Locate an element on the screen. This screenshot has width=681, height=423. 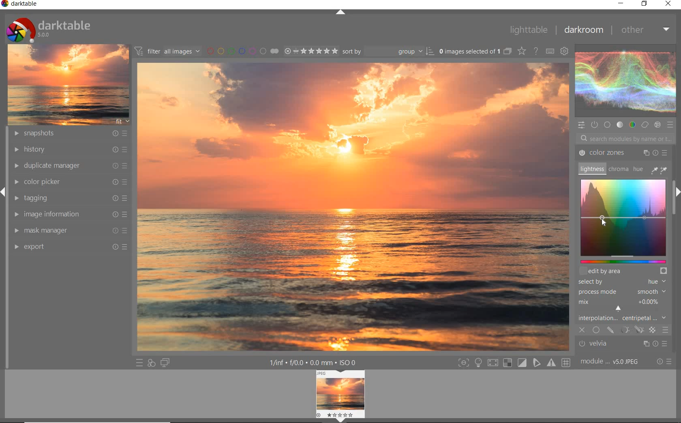
CLOSE is located at coordinates (582, 331).